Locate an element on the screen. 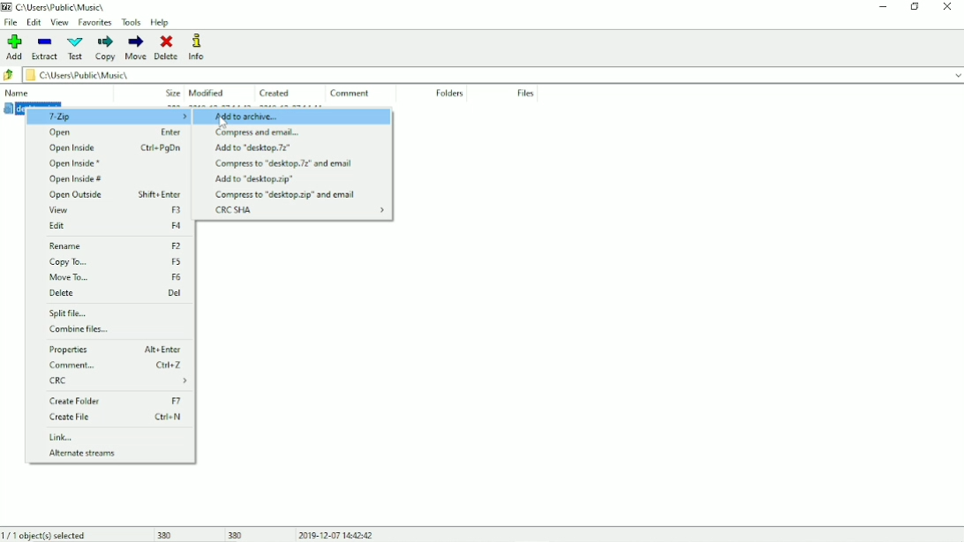 This screenshot has width=964, height=542. Open Outside is located at coordinates (114, 196).